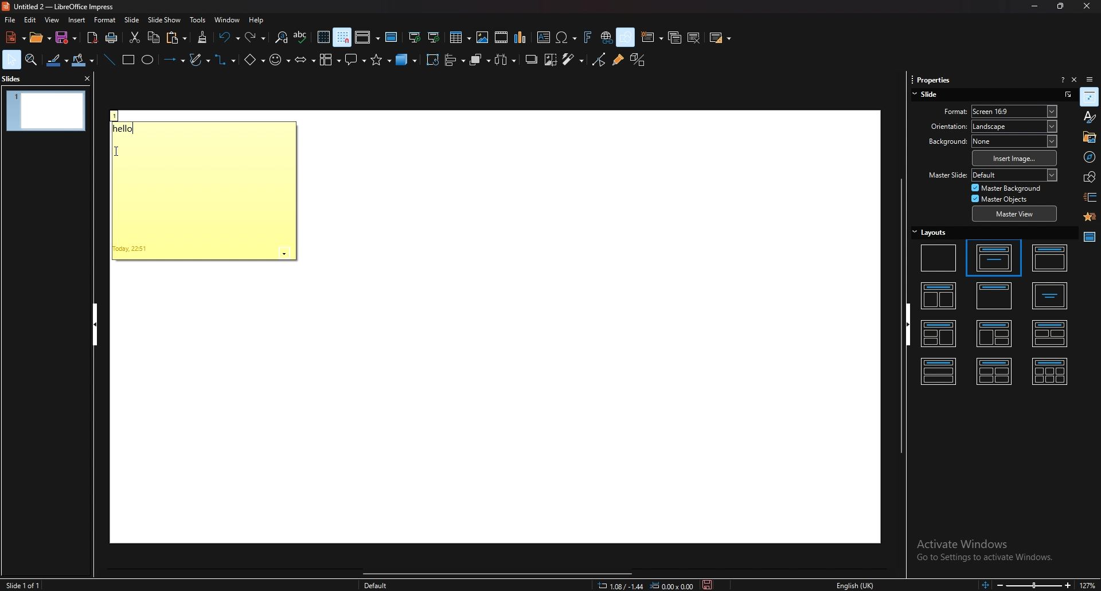  I want to click on default, so click(376, 585).